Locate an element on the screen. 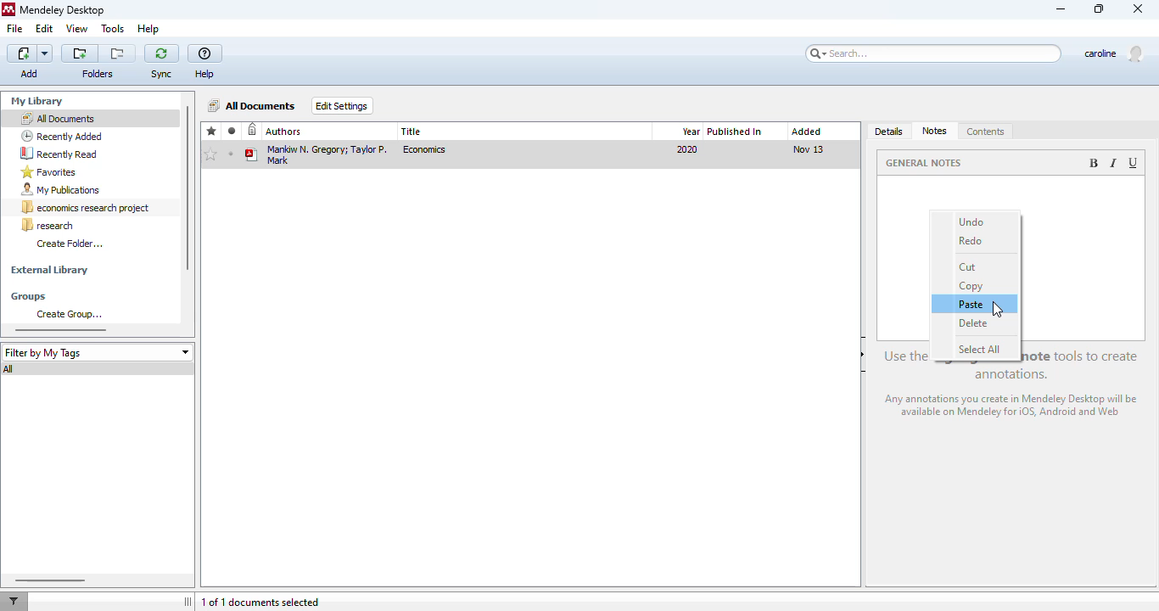 The height and width of the screenshot is (611, 1159). Sync is located at coordinates (162, 75).